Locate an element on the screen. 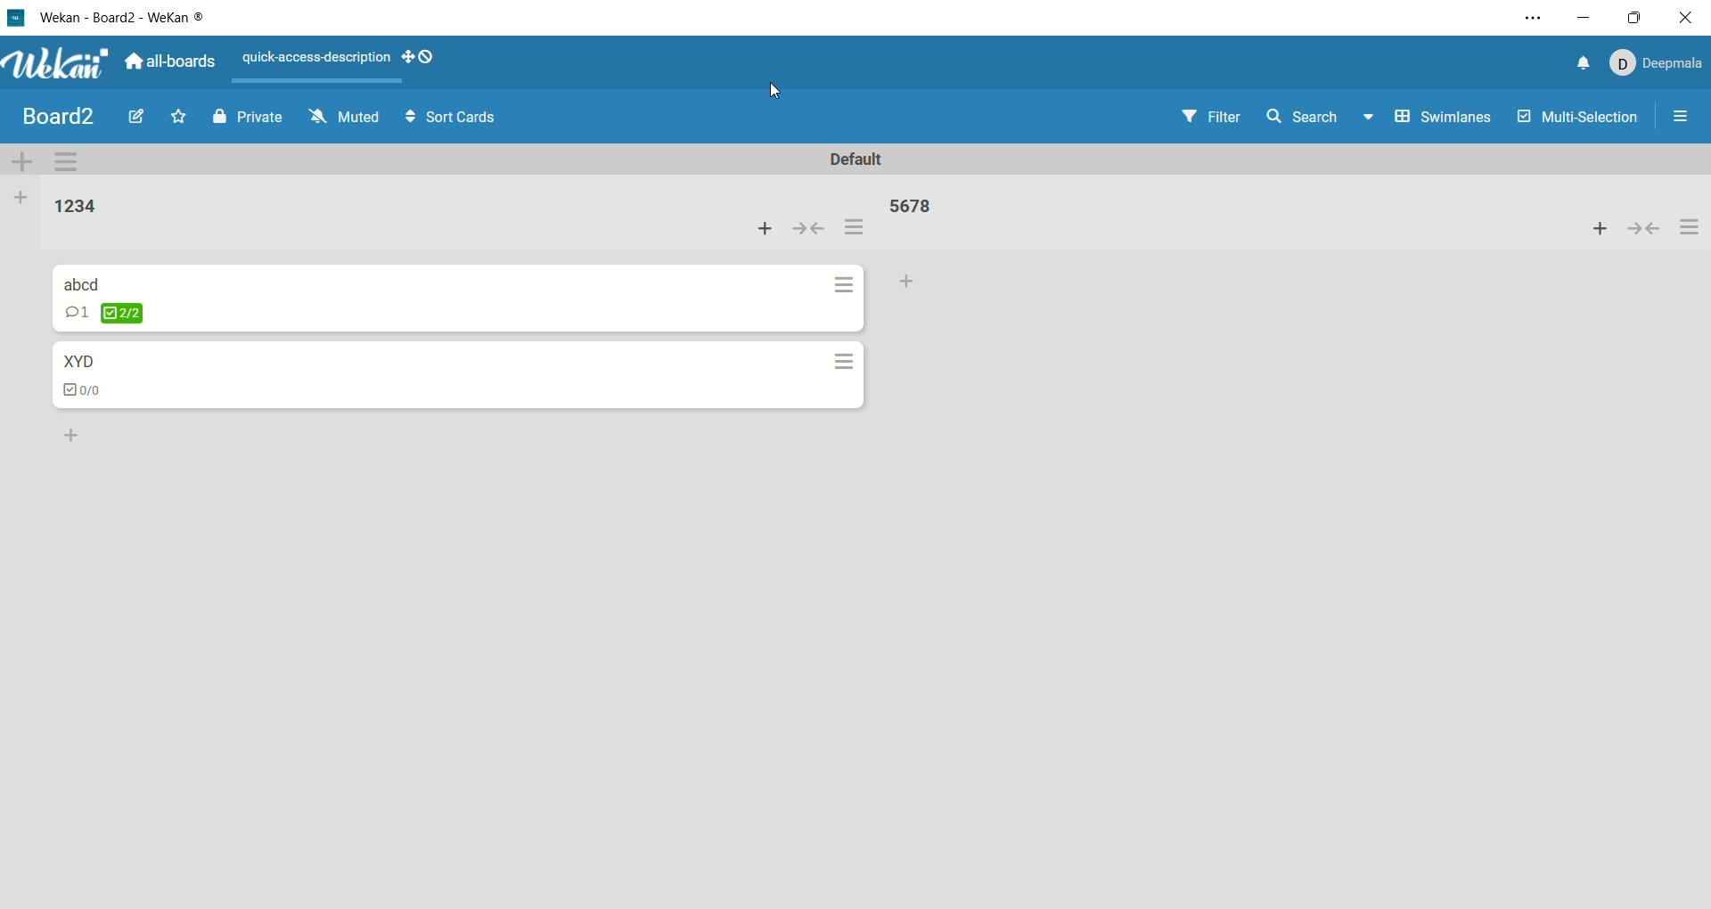  logo is located at coordinates (18, 17).